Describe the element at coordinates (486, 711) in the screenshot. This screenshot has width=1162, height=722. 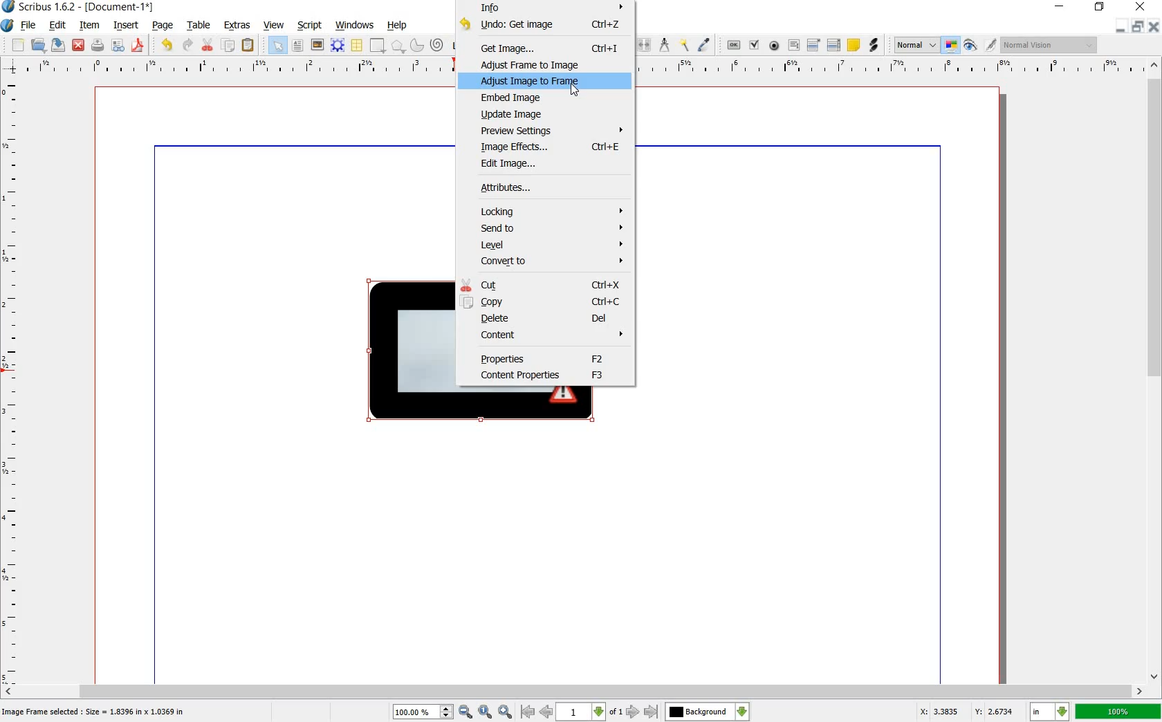
I see `Zoom to` at that location.